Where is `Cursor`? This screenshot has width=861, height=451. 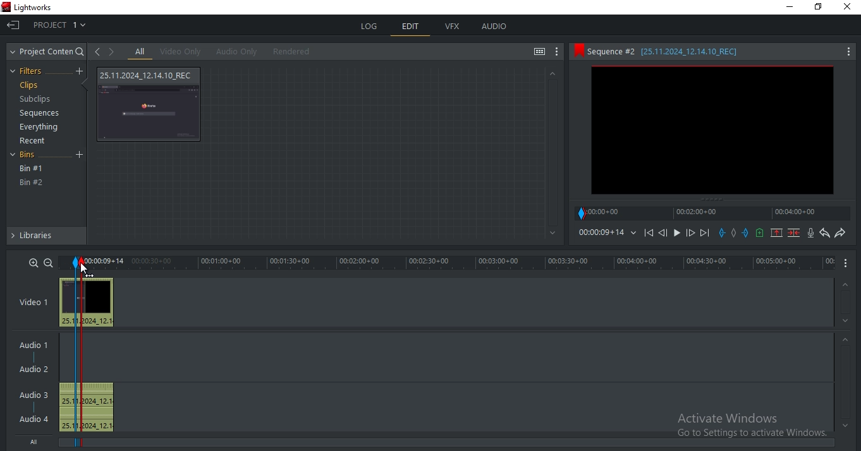 Cursor is located at coordinates (86, 268).